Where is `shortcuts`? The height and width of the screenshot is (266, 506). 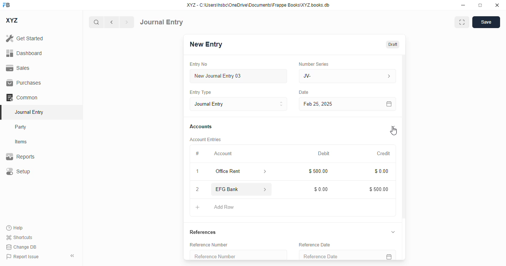
shortcuts is located at coordinates (19, 237).